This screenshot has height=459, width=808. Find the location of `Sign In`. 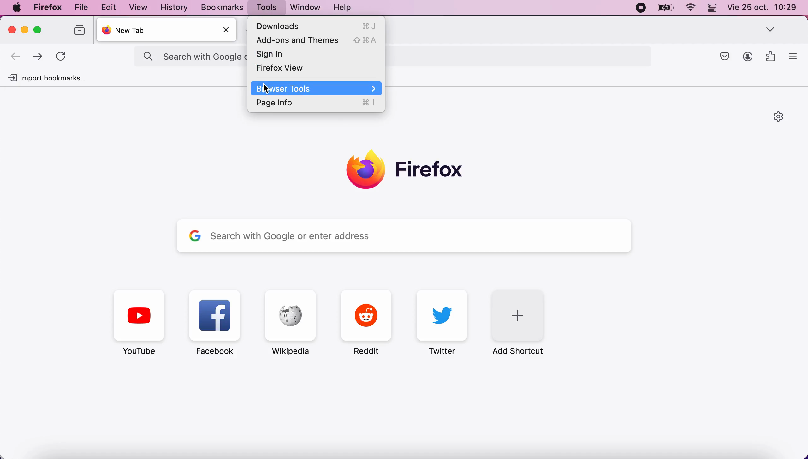

Sign In is located at coordinates (317, 54).